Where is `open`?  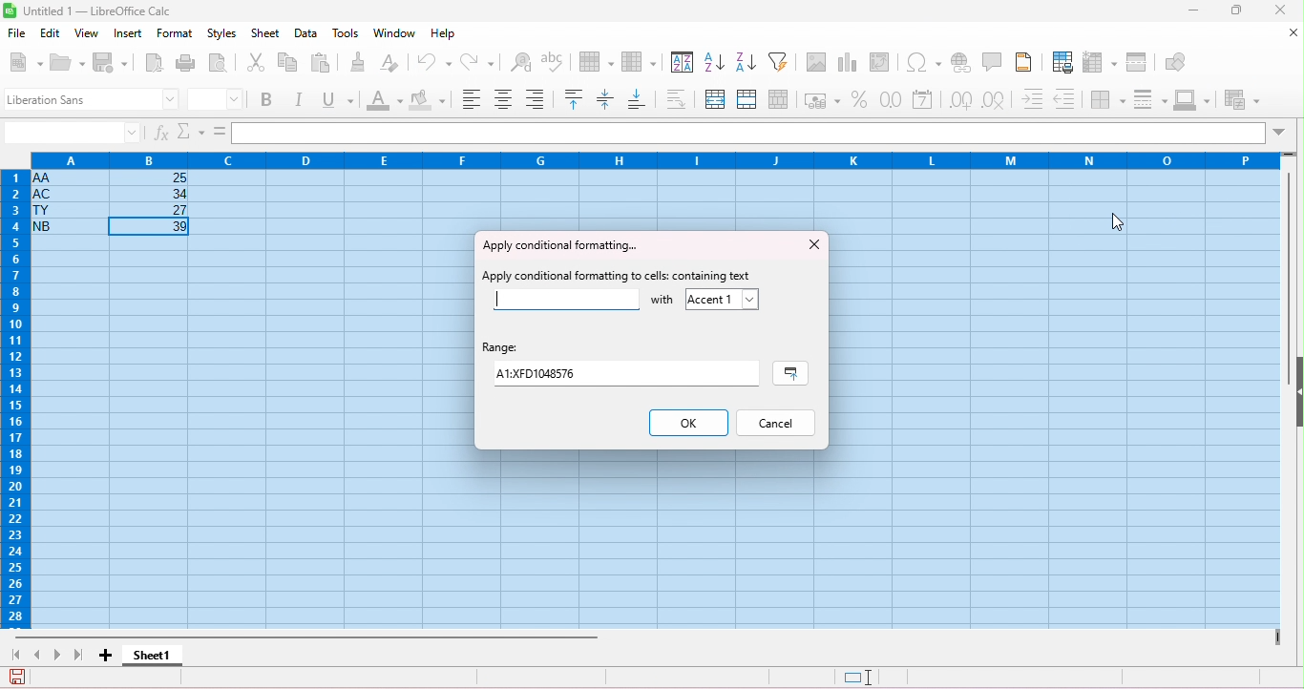
open is located at coordinates (68, 61).